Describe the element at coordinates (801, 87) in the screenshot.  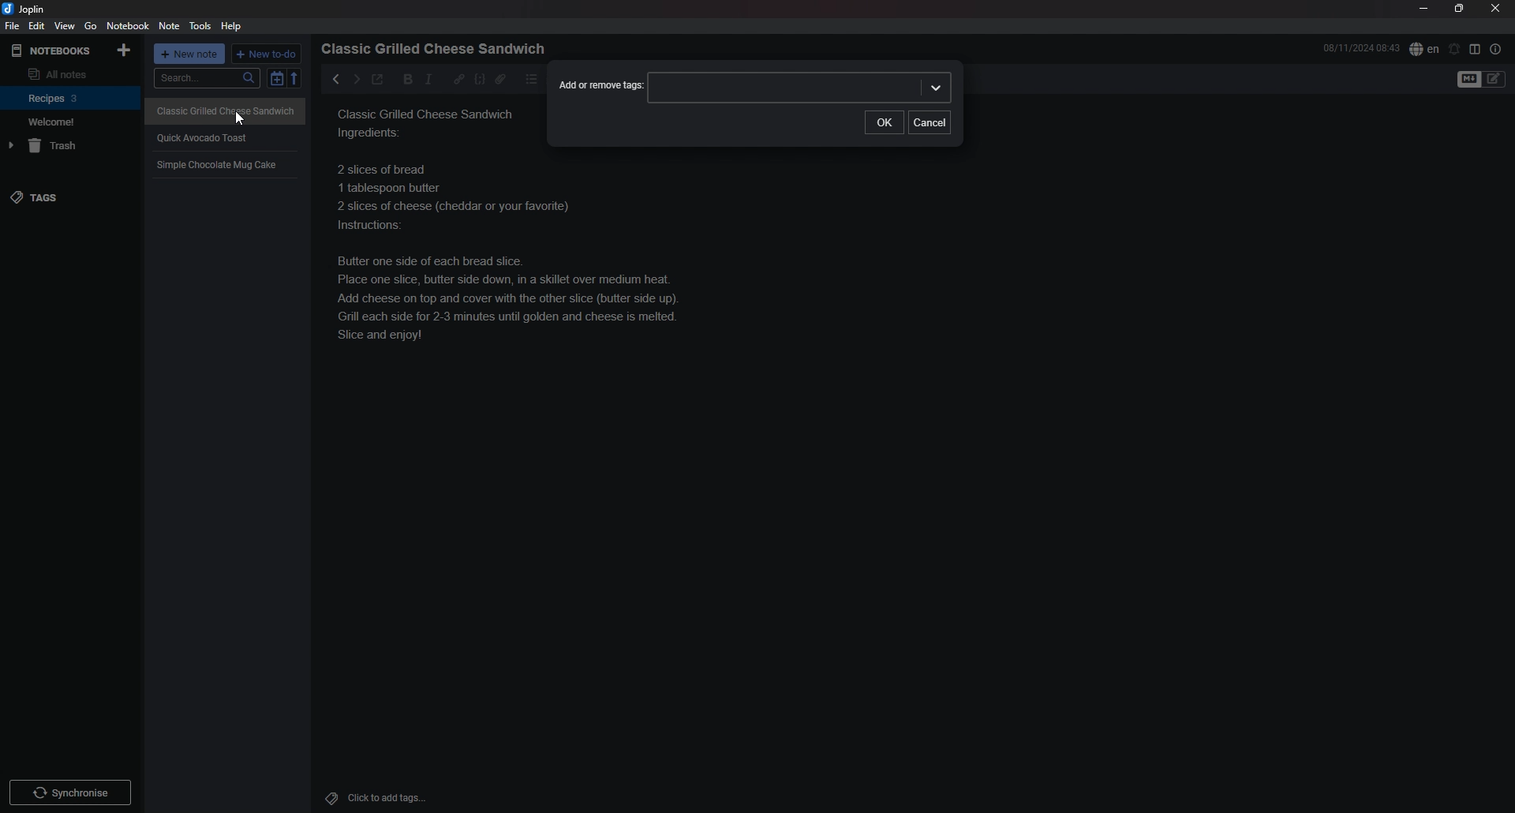
I see `input box` at that location.